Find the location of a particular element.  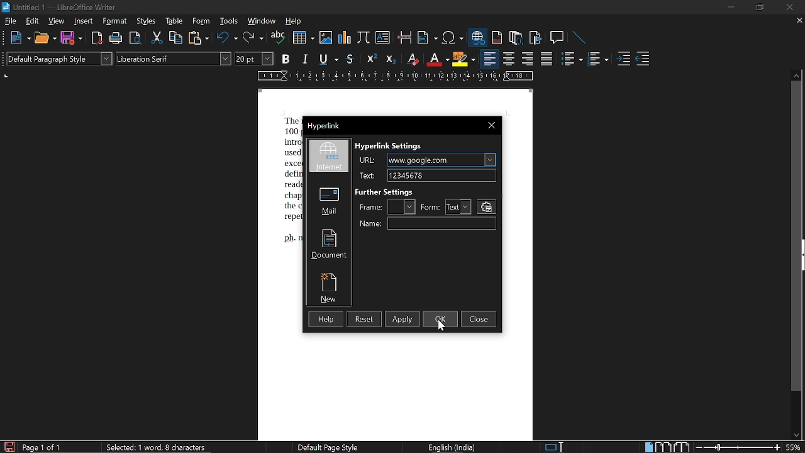

restore down is located at coordinates (759, 8).